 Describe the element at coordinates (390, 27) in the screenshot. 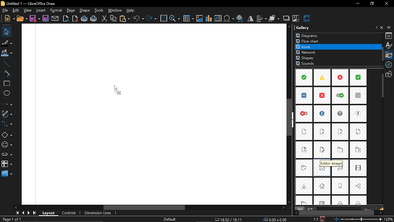

I see `sidebar settings` at that location.